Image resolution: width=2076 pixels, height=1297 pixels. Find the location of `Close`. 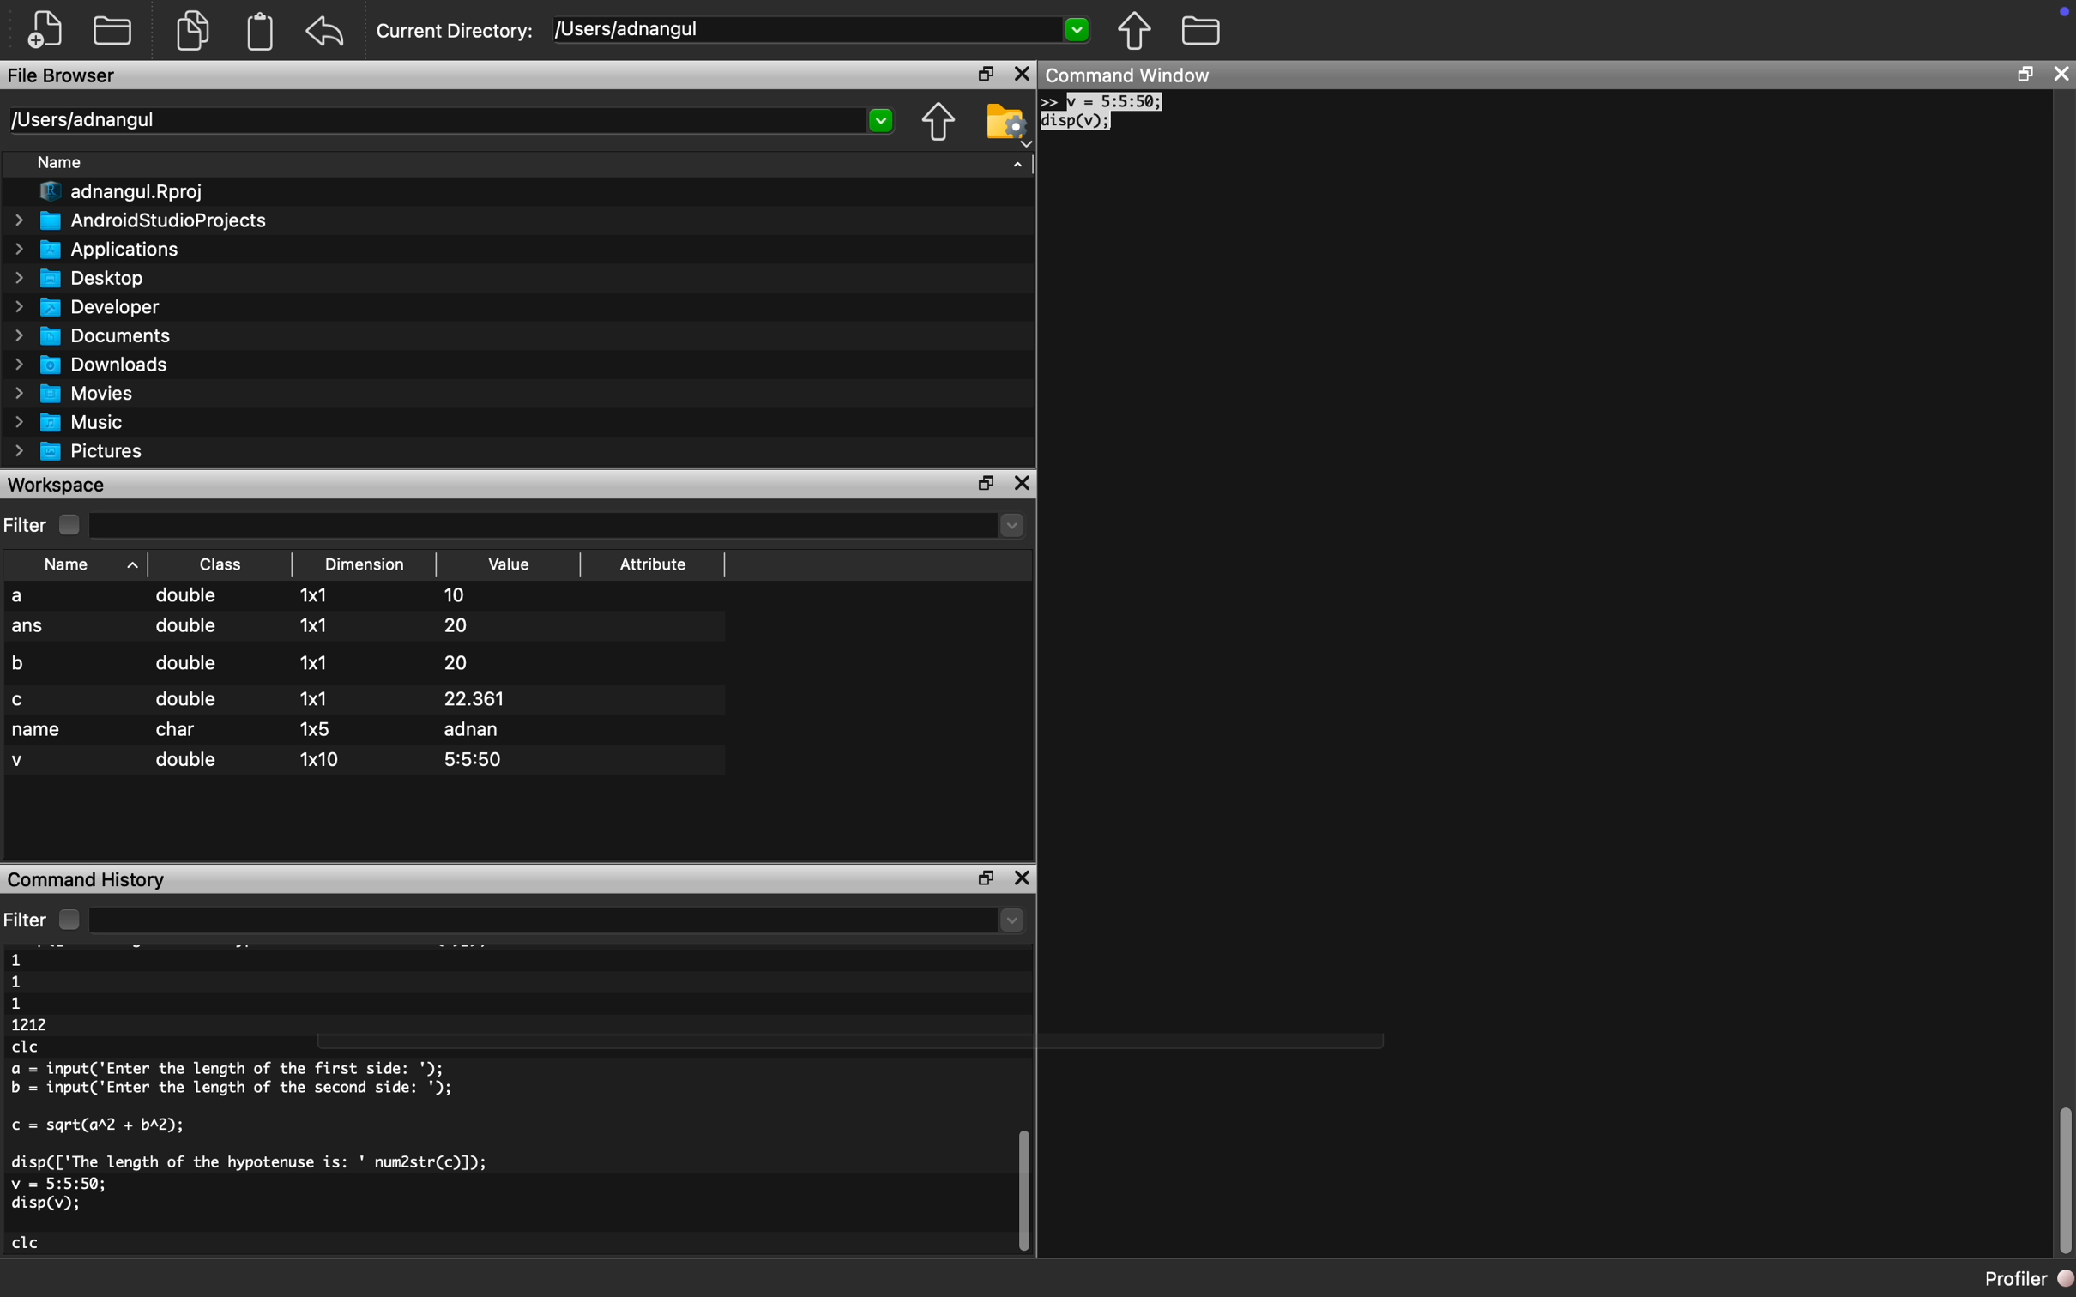

Close is located at coordinates (1022, 75).